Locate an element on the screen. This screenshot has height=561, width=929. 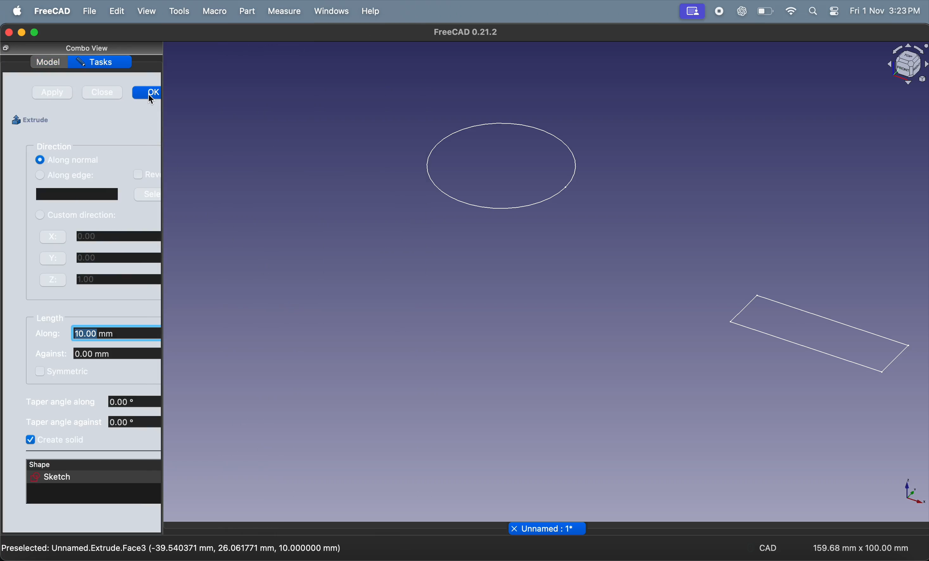
Extrude is located at coordinates (32, 120).